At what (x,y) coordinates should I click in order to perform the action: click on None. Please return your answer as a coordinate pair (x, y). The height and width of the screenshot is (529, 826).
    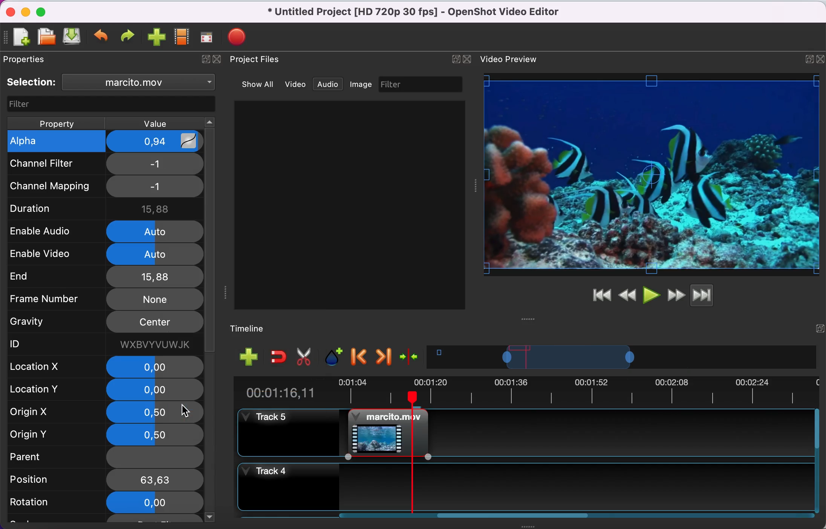
    Looking at the image, I should click on (154, 299).